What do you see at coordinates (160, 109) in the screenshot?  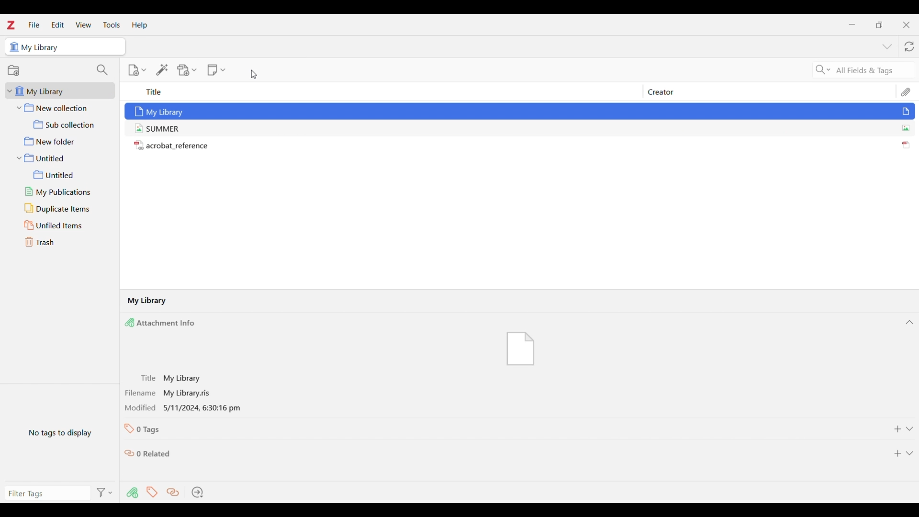 I see `My library` at bounding box center [160, 109].